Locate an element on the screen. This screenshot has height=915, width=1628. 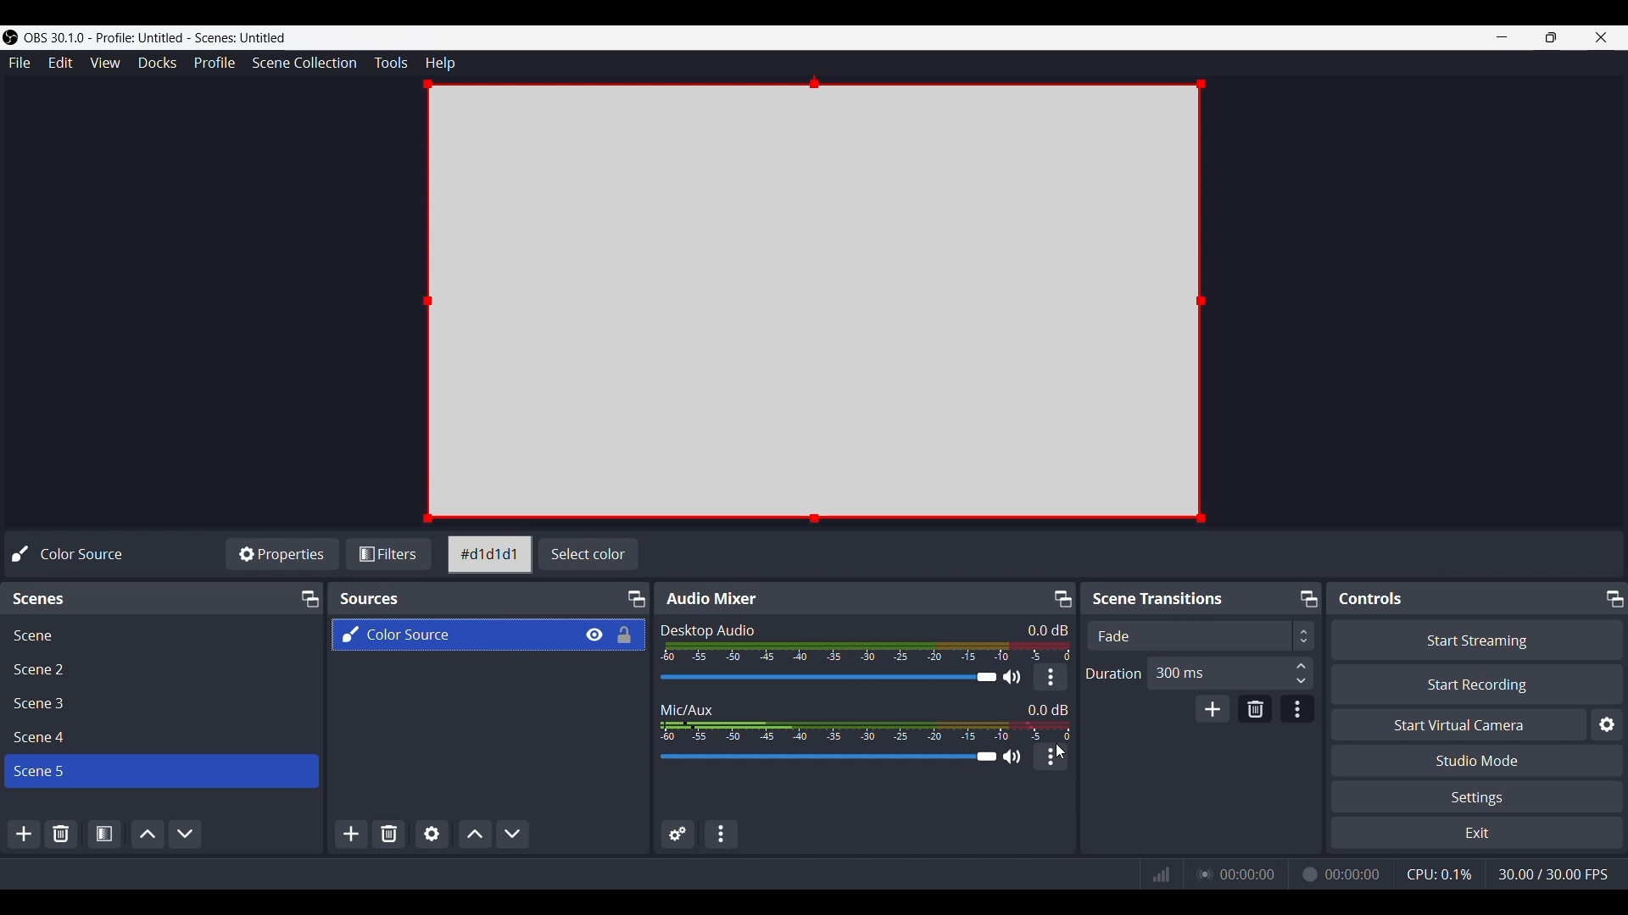
Cursor position unchanged is located at coordinates (1061, 751).